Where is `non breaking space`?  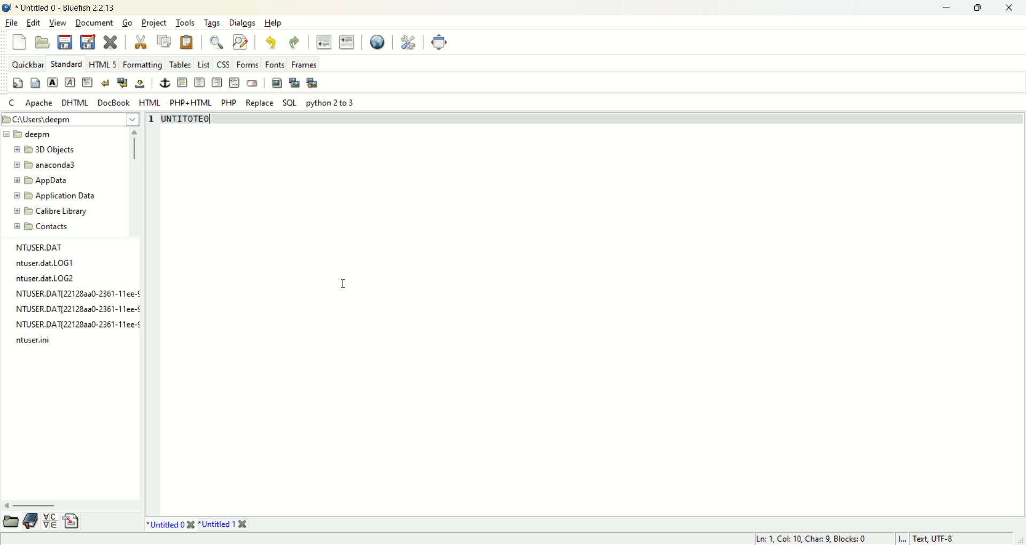
non breaking space is located at coordinates (140, 85).